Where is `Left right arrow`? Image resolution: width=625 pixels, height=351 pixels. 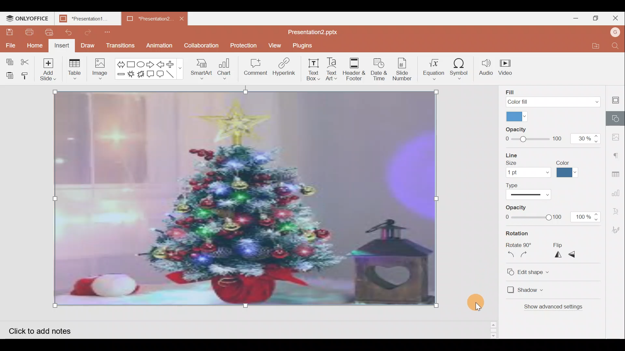
Left right arrow is located at coordinates (120, 62).